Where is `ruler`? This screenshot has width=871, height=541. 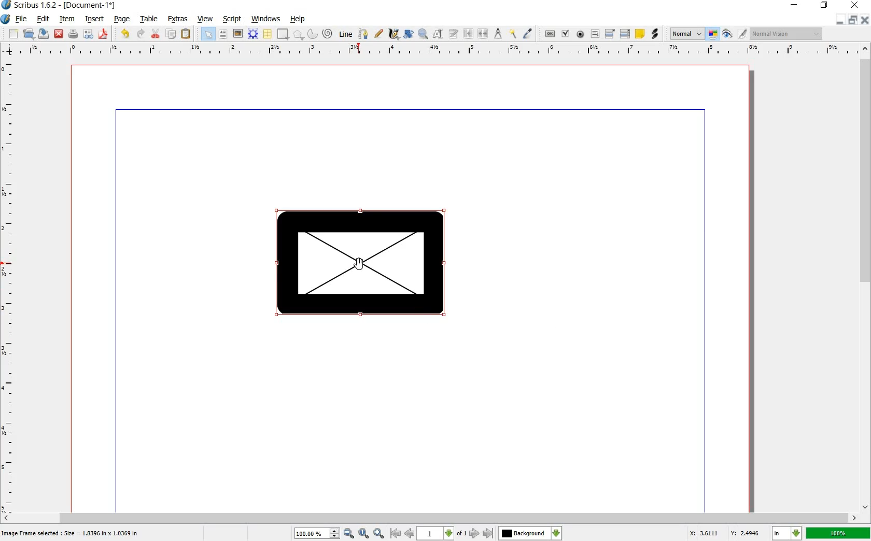 ruler is located at coordinates (437, 50).